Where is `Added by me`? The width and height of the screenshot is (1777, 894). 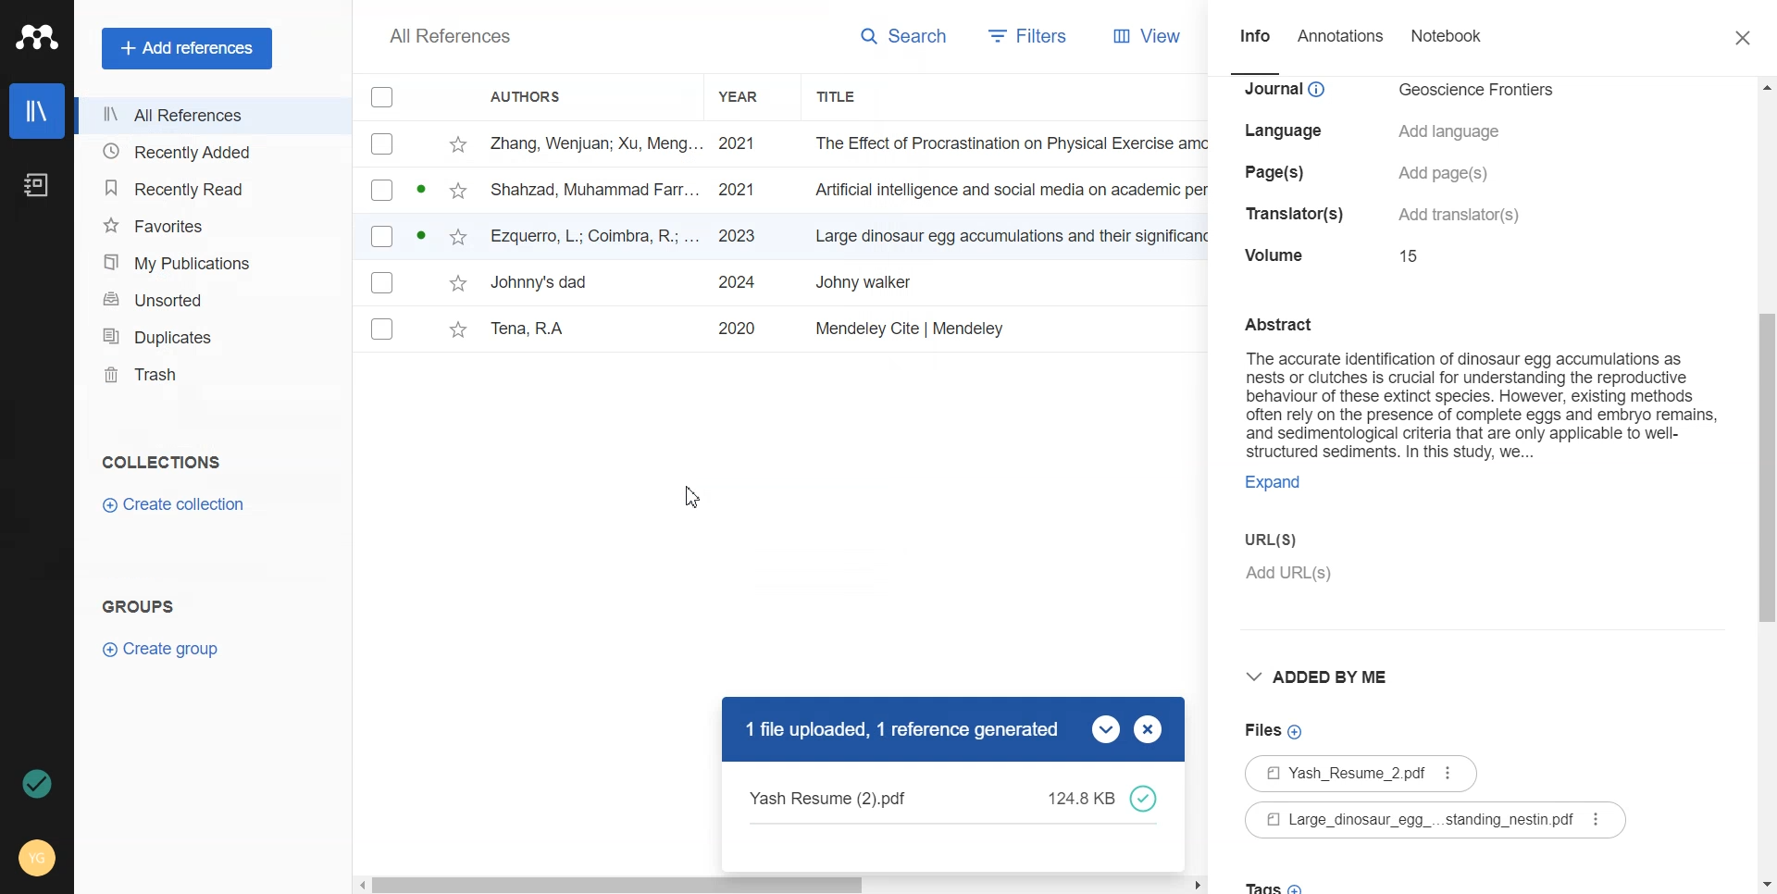
Added by me is located at coordinates (1323, 680).